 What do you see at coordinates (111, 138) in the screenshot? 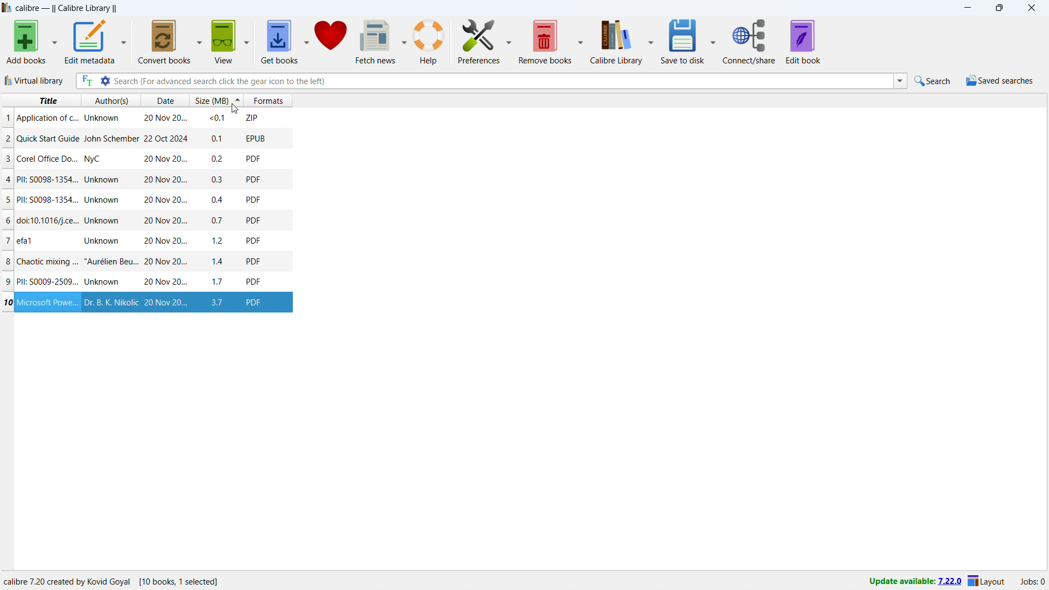
I see `author` at bounding box center [111, 138].